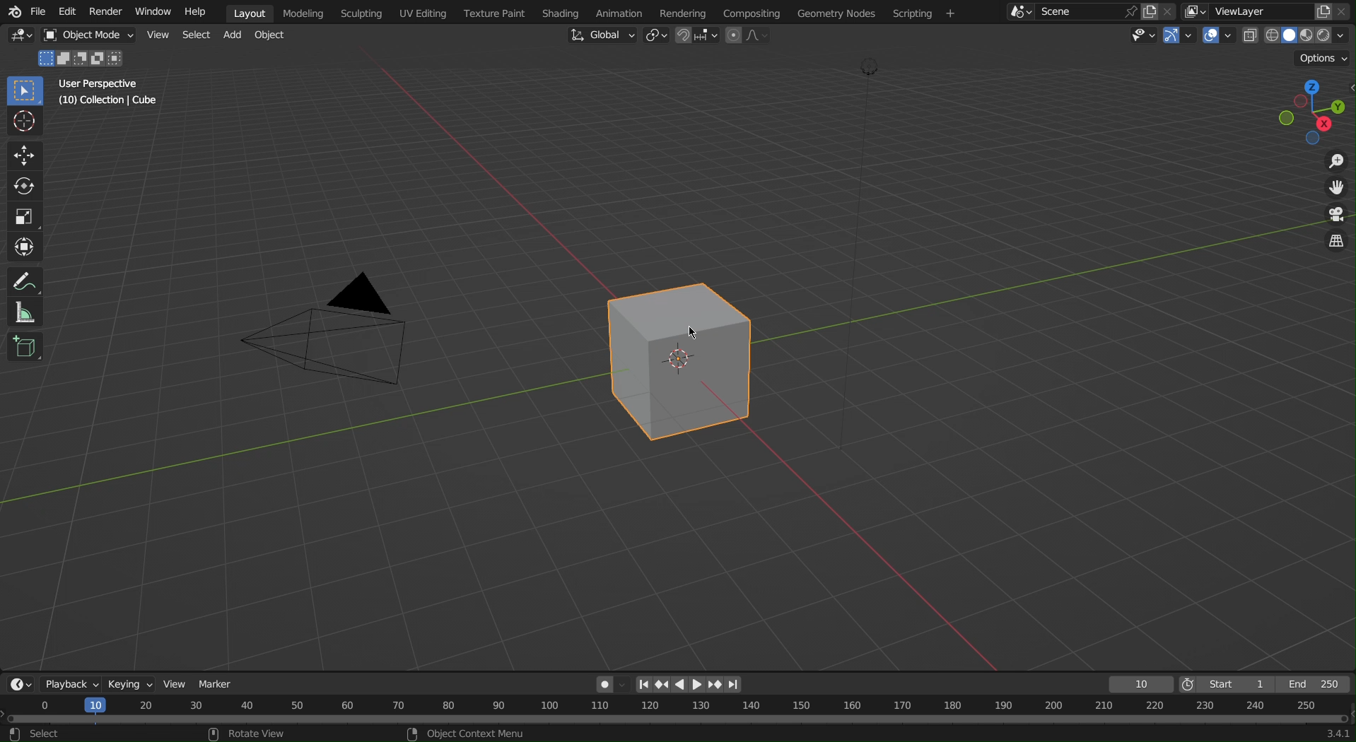 The width and height of the screenshot is (1356, 742). Describe the element at coordinates (359, 12) in the screenshot. I see `Sculpting` at that location.